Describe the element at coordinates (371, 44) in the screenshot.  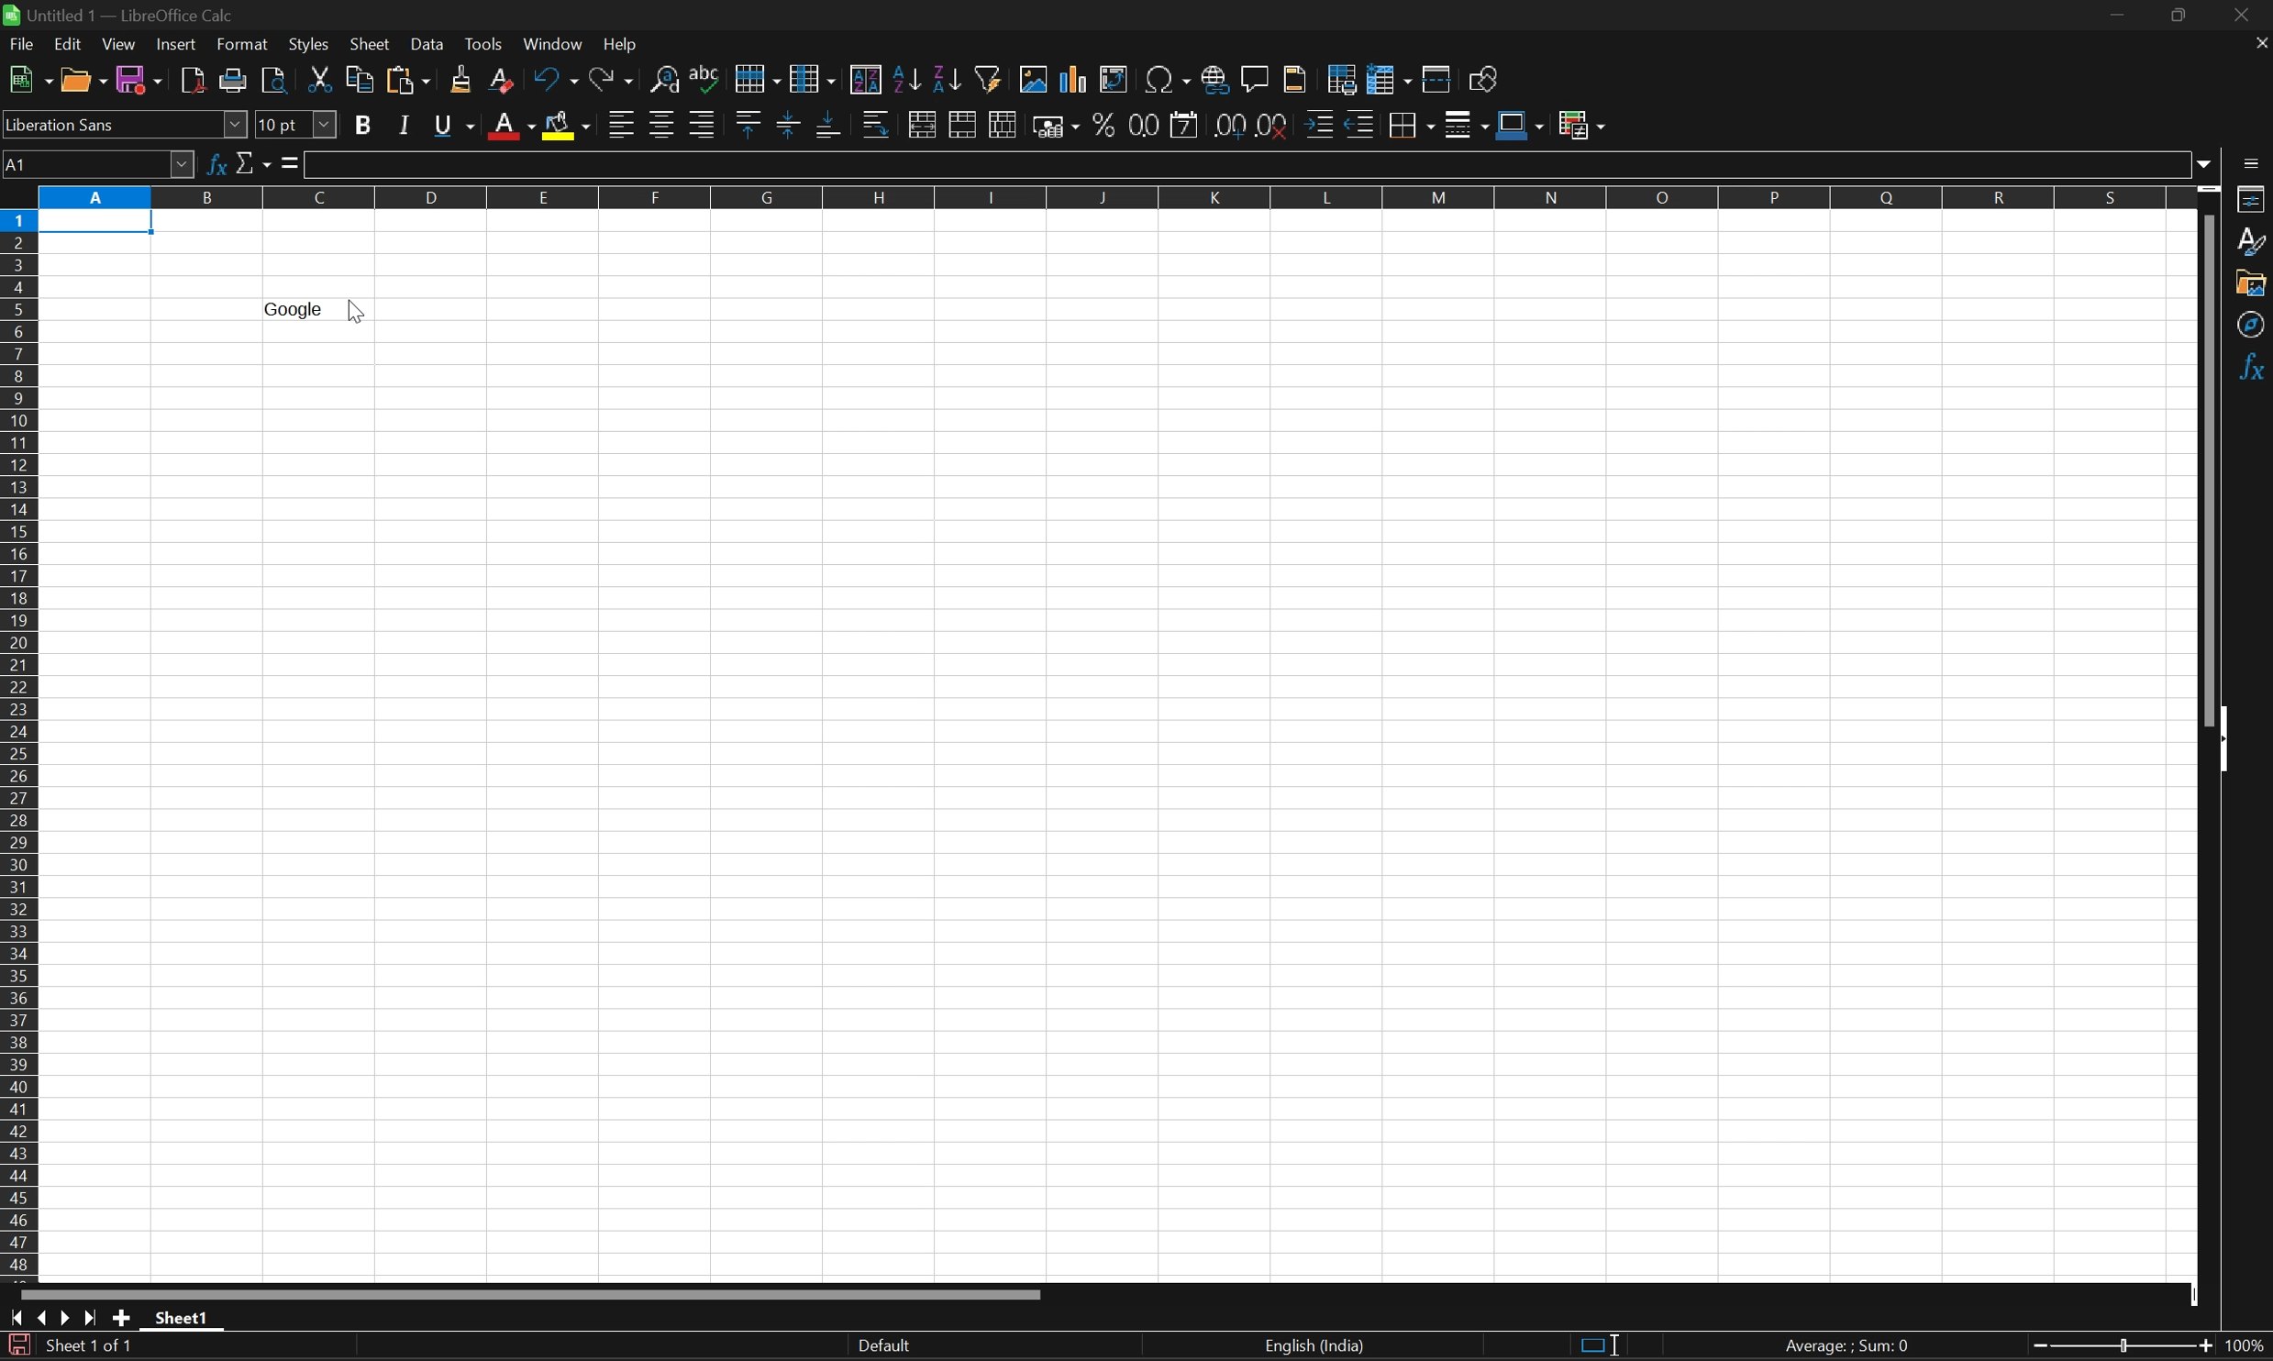
I see `Sheet` at that location.